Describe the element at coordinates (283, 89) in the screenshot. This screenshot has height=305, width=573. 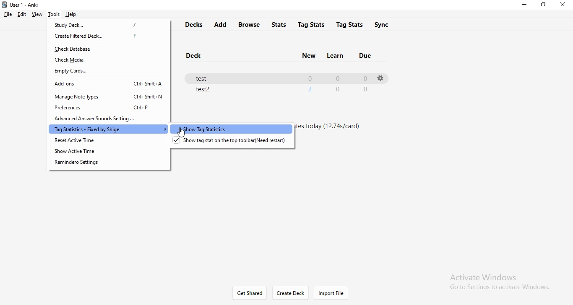
I see `test2` at that location.